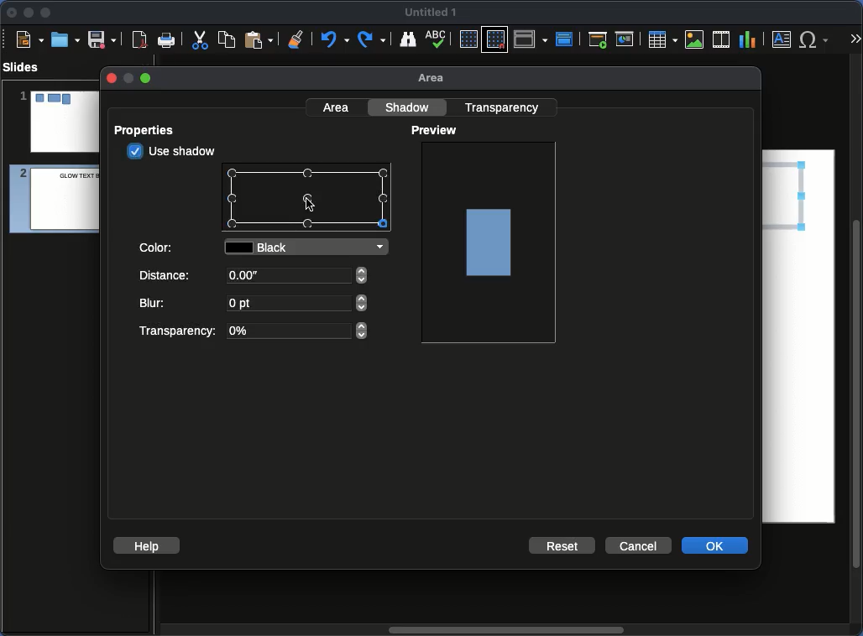 The width and height of the screenshot is (863, 636). Describe the element at coordinates (716, 545) in the screenshot. I see `OK` at that location.